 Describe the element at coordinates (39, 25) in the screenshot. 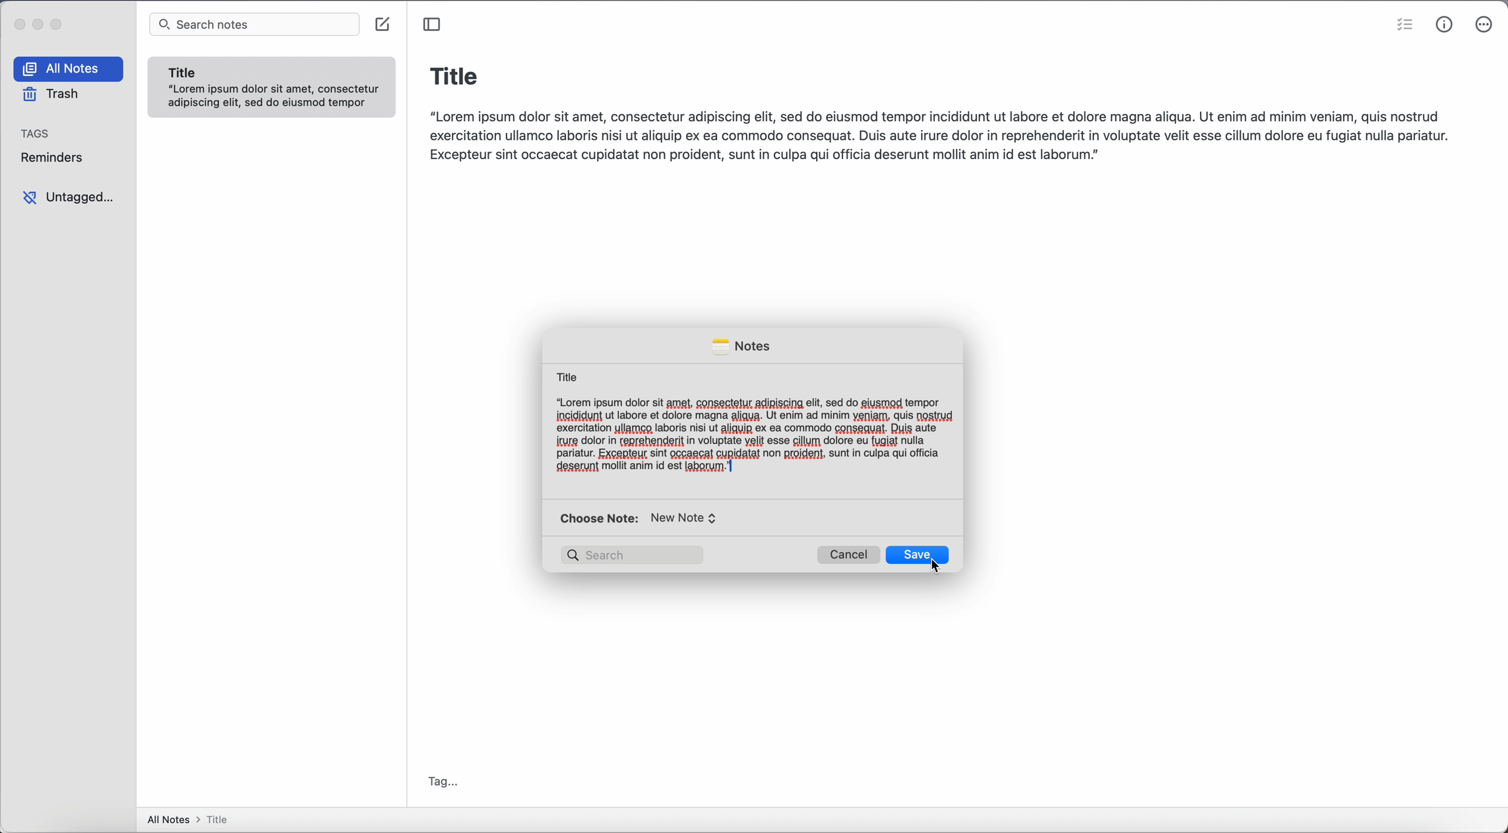

I see `minimize app` at that location.